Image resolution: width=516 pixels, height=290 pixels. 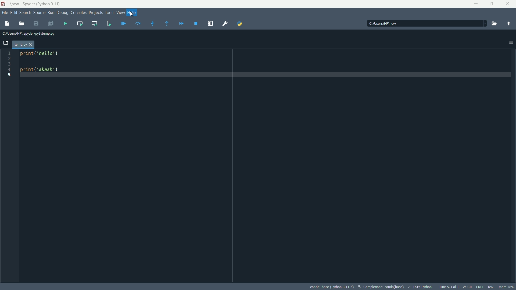 What do you see at coordinates (153, 23) in the screenshot?
I see `step into funtion or method` at bounding box center [153, 23].